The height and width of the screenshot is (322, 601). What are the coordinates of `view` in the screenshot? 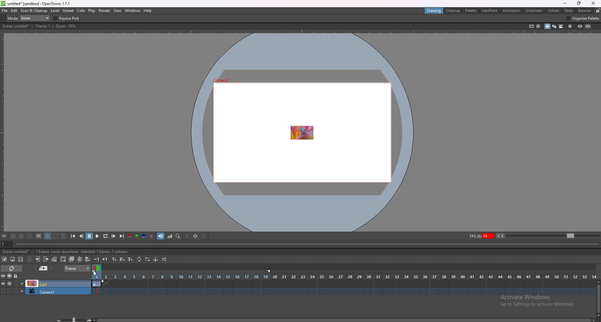 It's located at (118, 11).